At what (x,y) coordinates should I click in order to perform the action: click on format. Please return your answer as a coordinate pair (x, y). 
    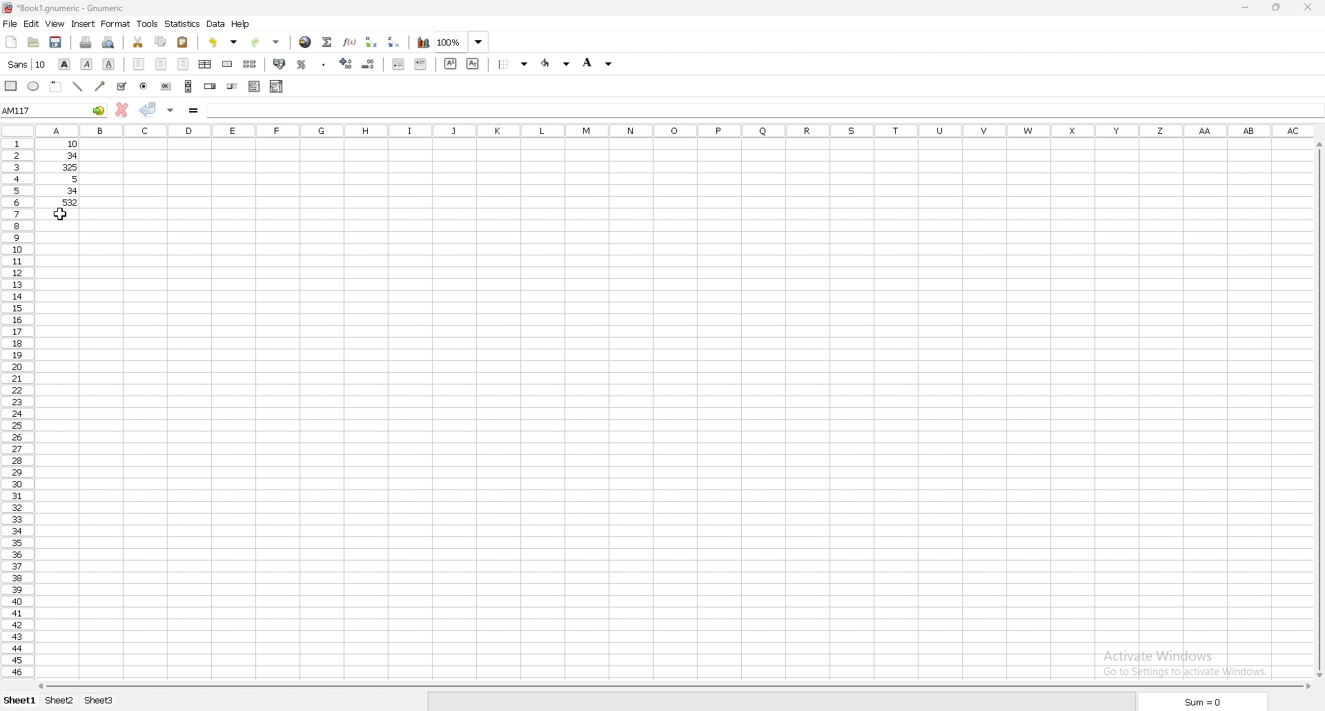
    Looking at the image, I should click on (117, 23).